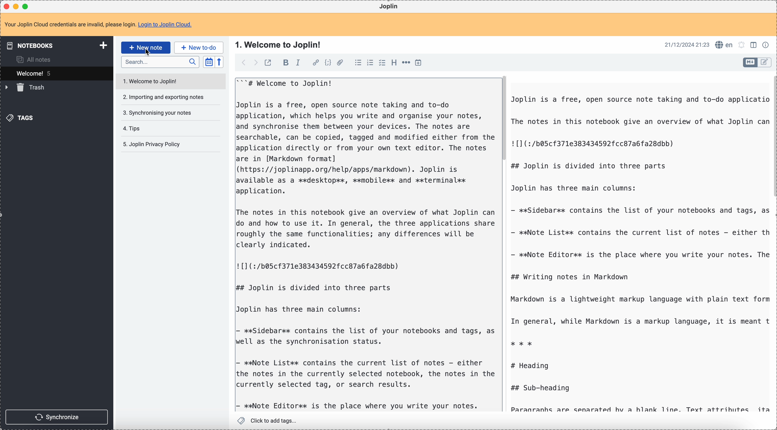 The image size is (777, 430). Describe the element at coordinates (27, 6) in the screenshot. I see `maximize Joplin` at that location.